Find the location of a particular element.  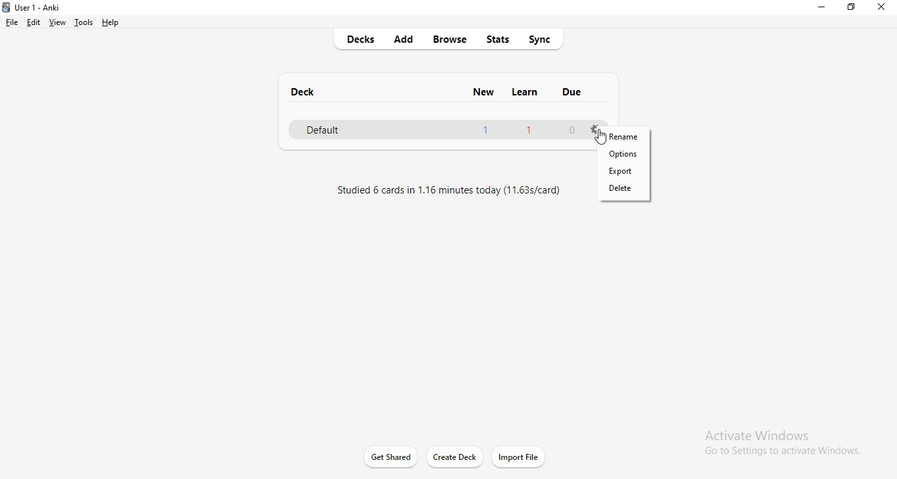

view is located at coordinates (57, 22).